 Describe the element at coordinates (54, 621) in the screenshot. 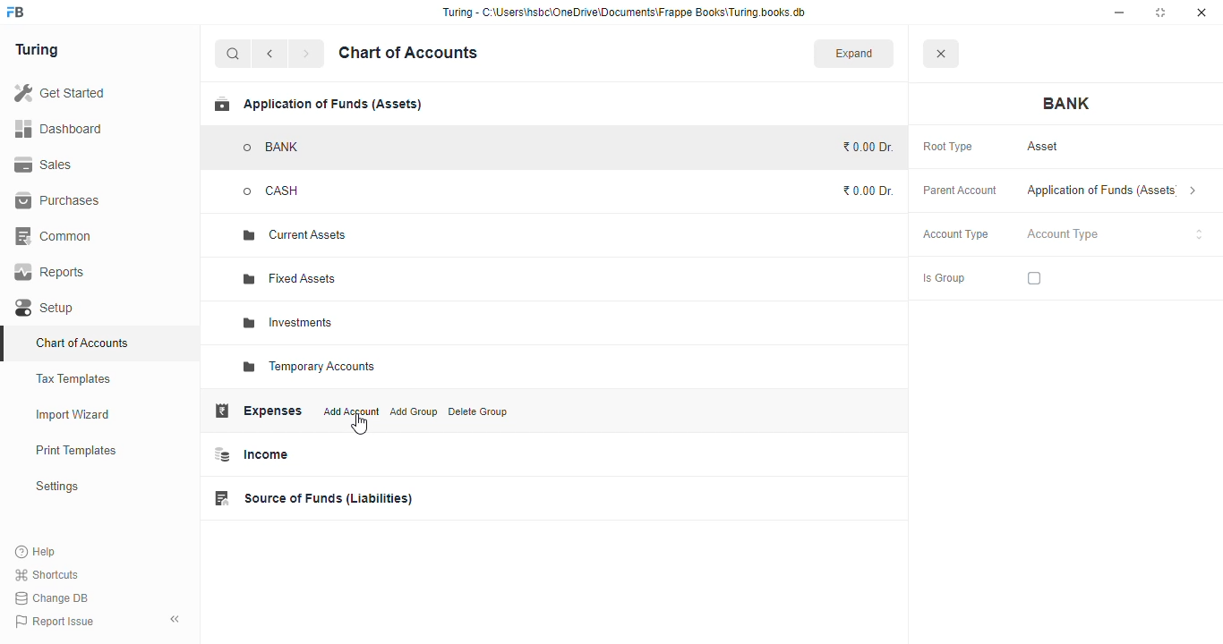

I see `report issue` at that location.